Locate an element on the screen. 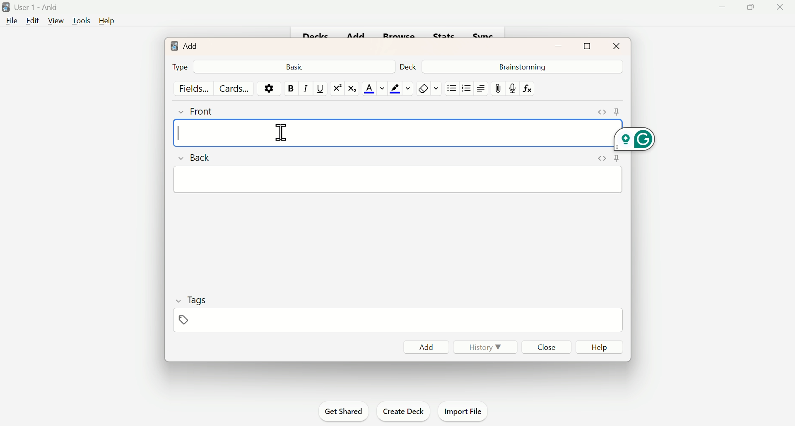 This screenshot has width=795, height=426. Subscript is located at coordinates (354, 88).